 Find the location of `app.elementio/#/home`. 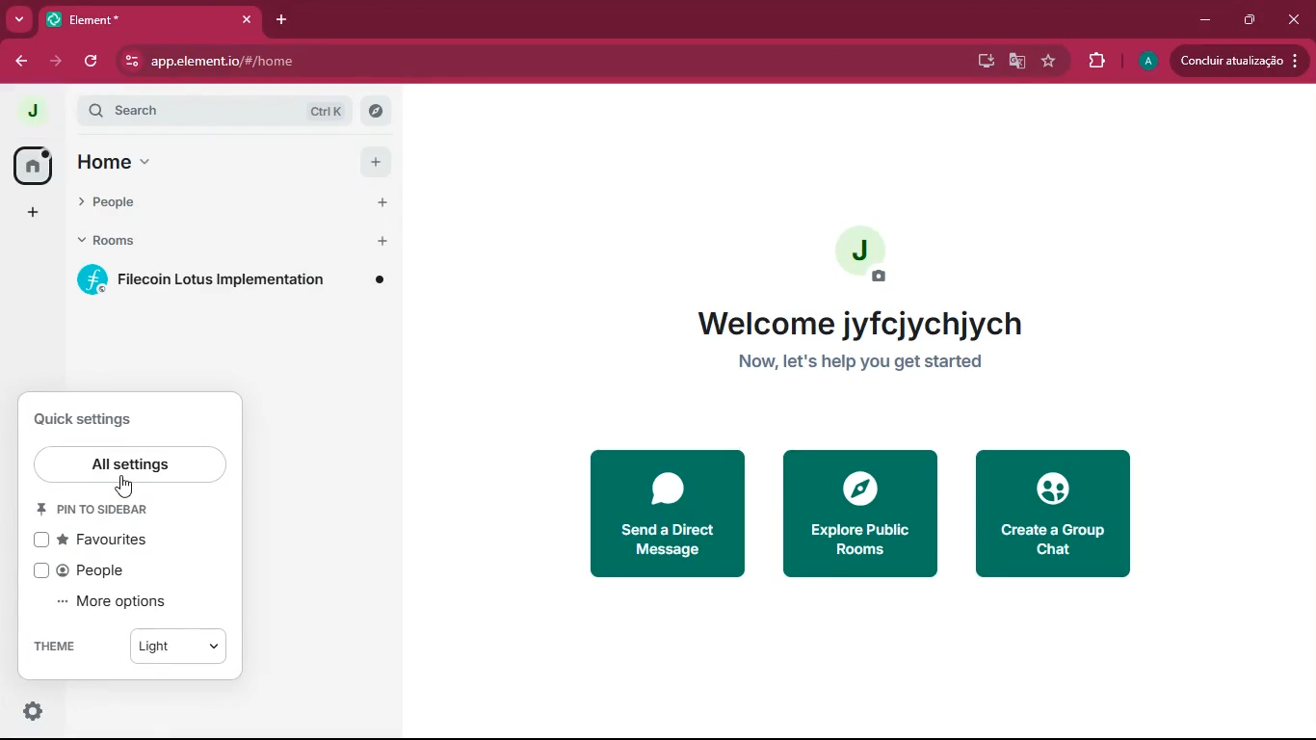

app.elementio/#/home is located at coordinates (357, 61).